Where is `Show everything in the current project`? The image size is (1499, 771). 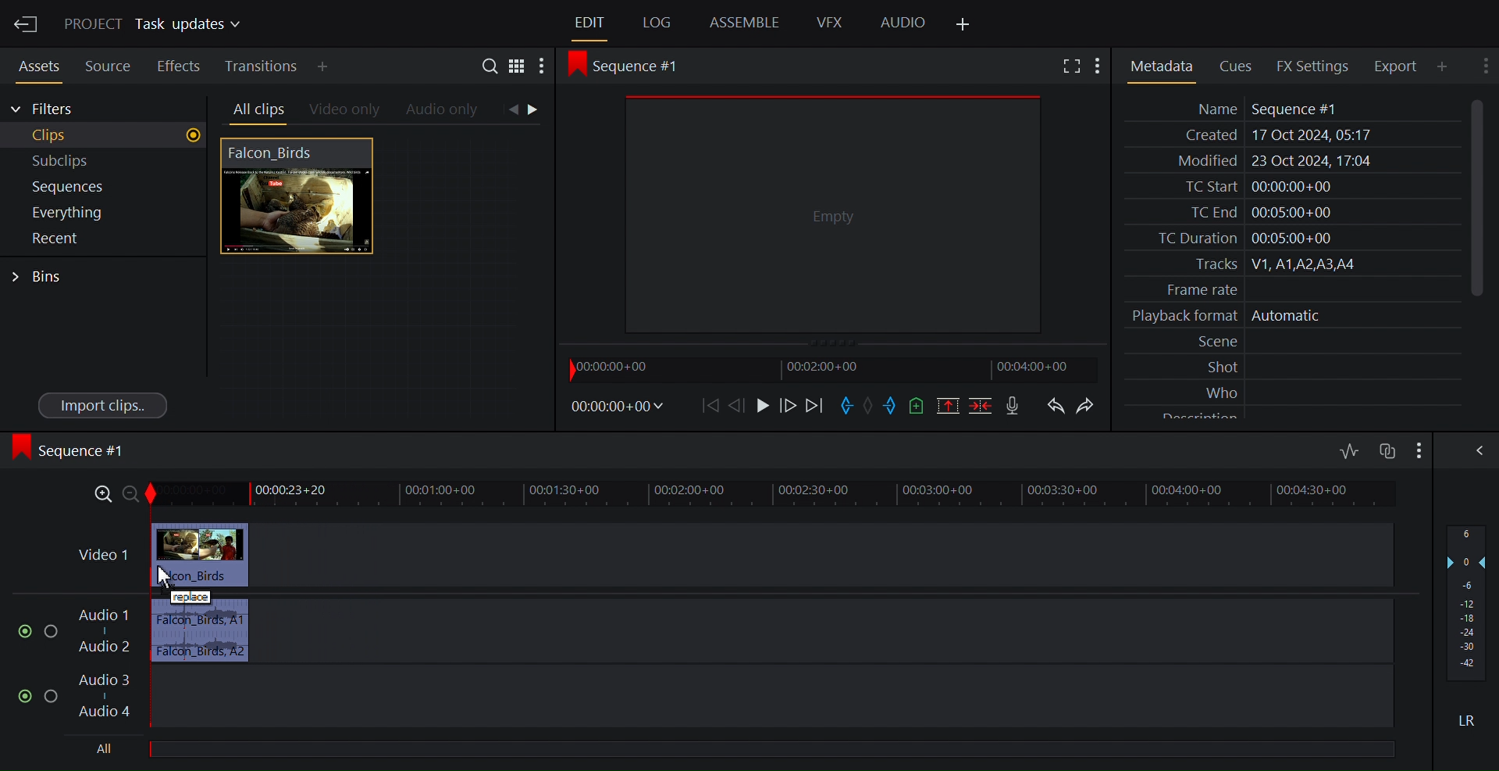
Show everything in the current project is located at coordinates (101, 212).